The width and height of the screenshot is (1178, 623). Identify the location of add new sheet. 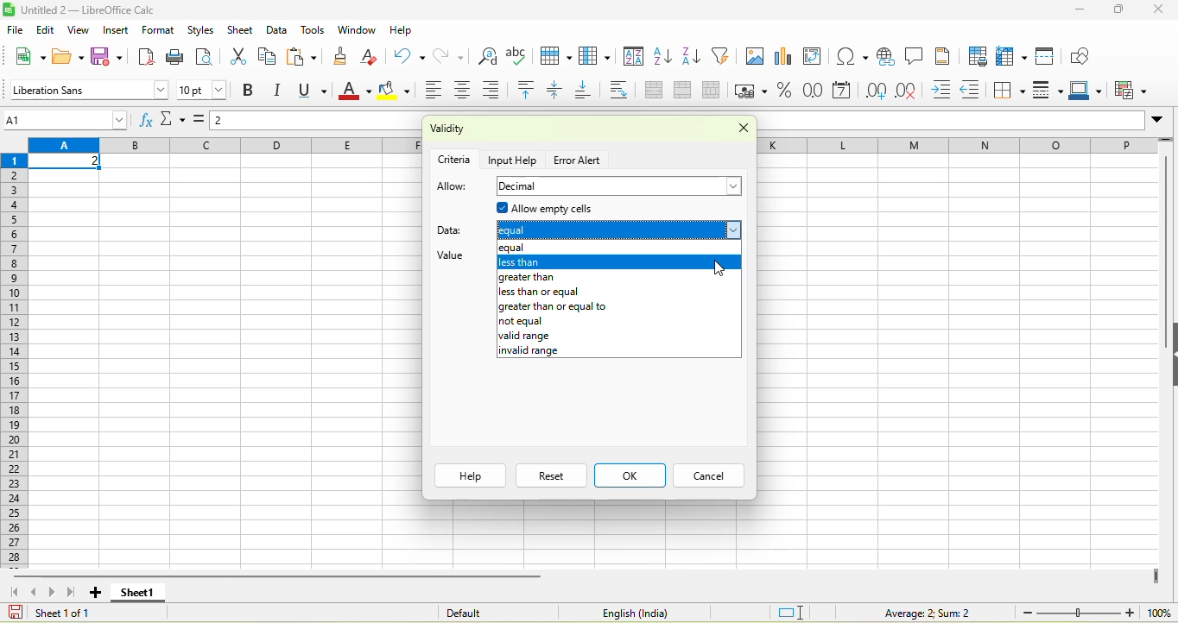
(95, 593).